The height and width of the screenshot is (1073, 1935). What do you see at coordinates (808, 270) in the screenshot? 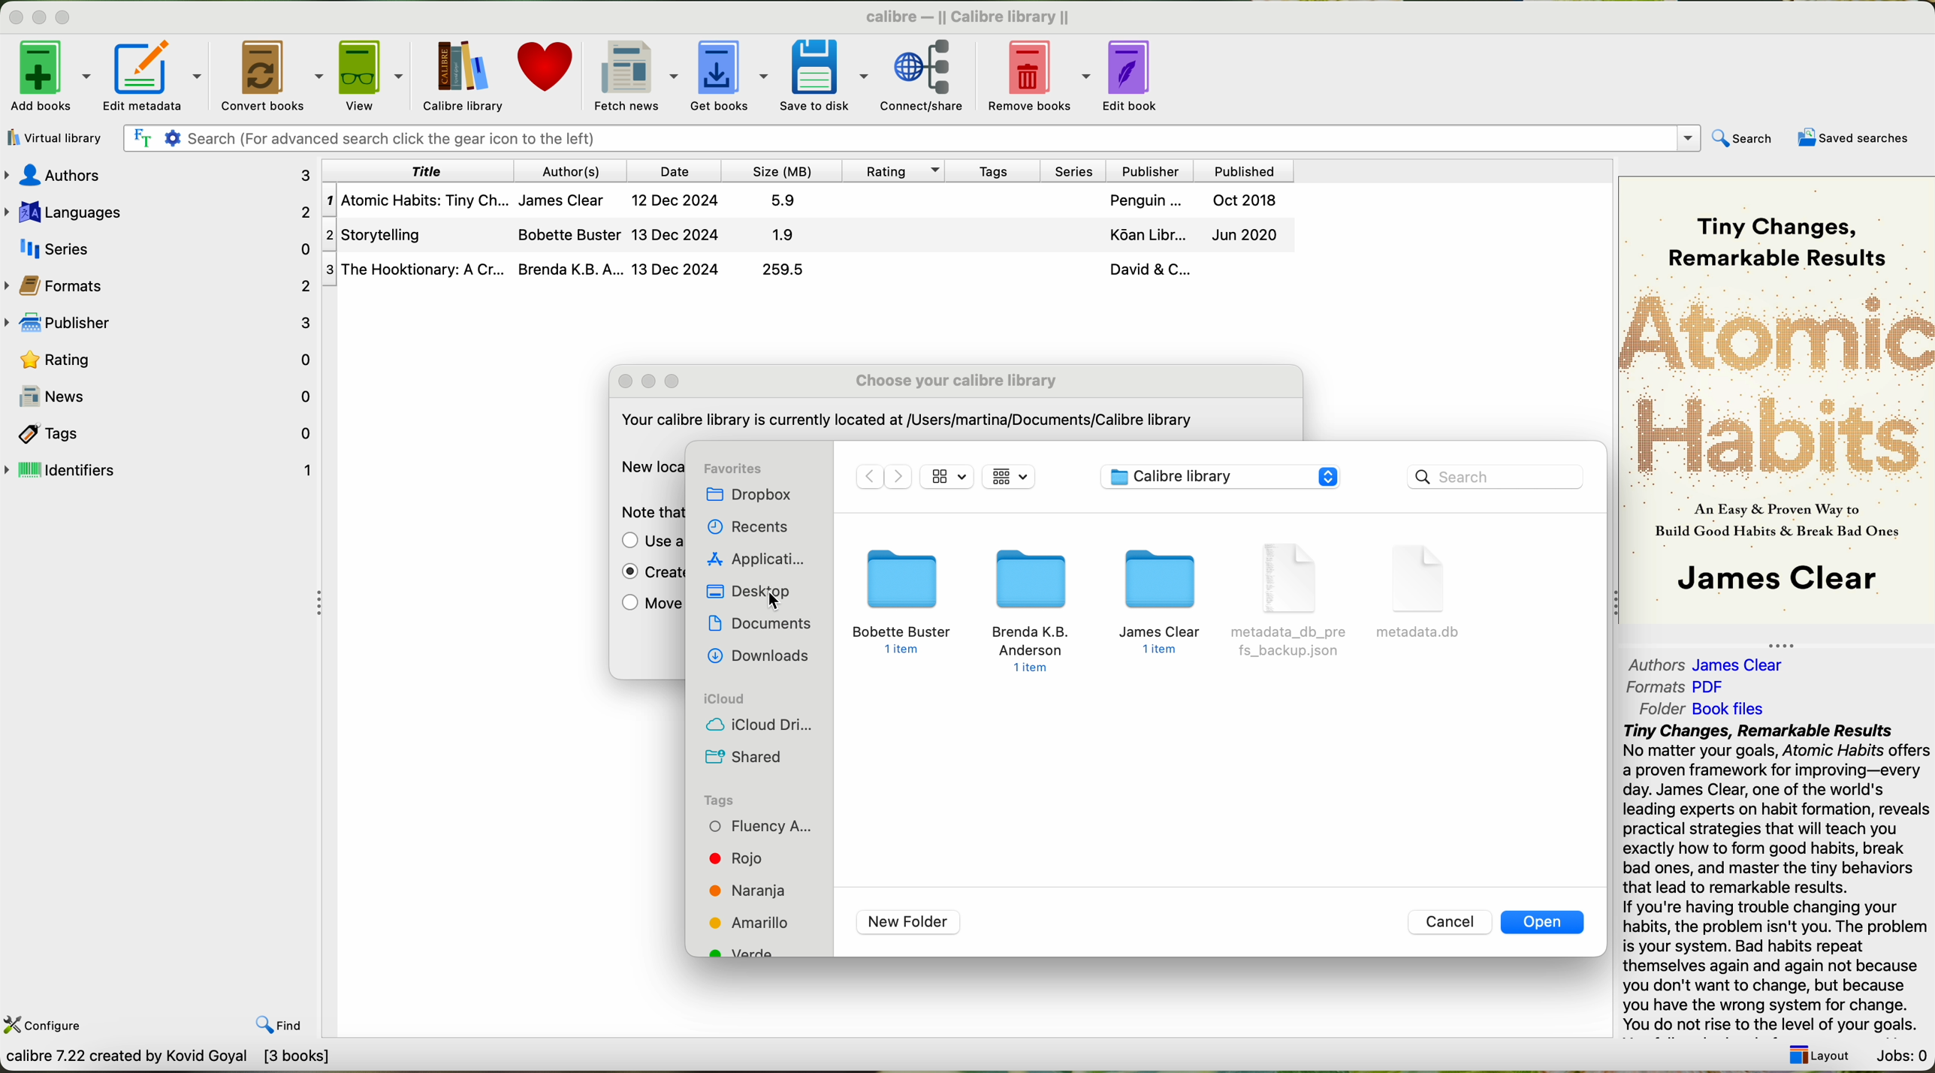
I see `Third Book The Hooktionary` at bounding box center [808, 270].